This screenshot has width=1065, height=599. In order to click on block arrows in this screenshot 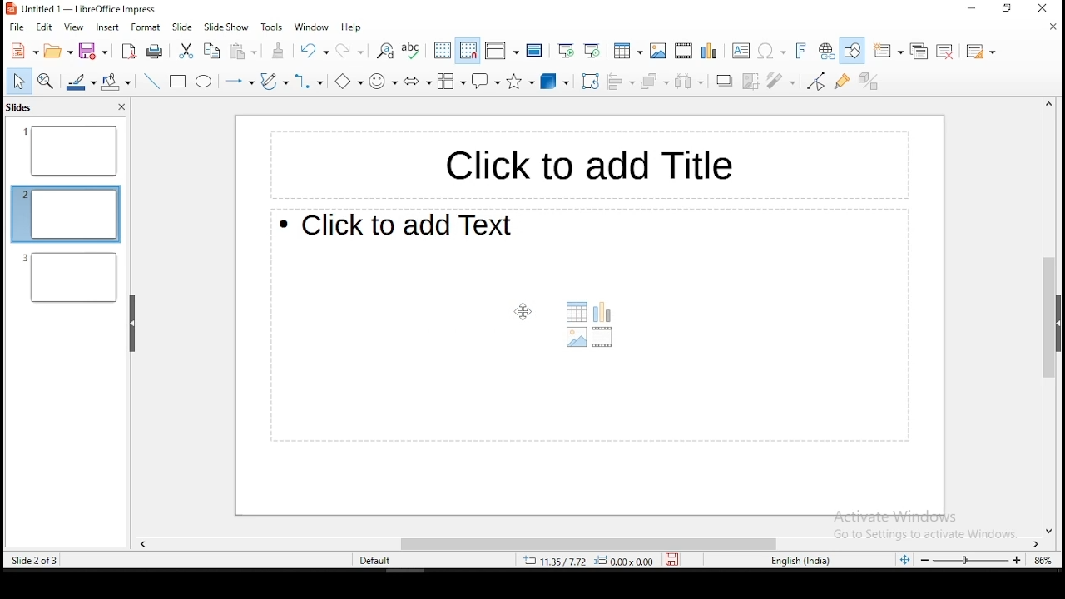, I will do `click(416, 81)`.